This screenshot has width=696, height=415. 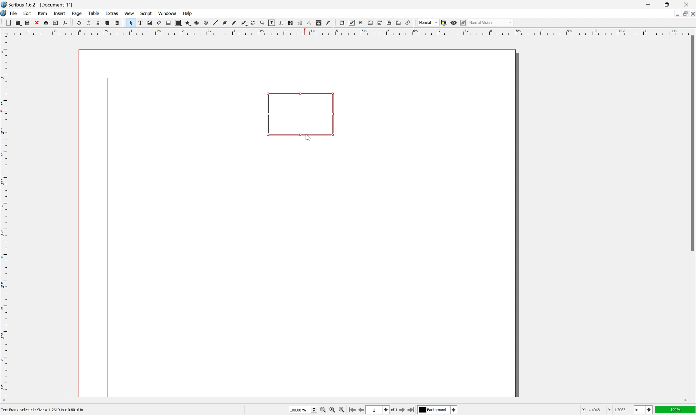 What do you see at coordinates (112, 13) in the screenshot?
I see `extras` at bounding box center [112, 13].